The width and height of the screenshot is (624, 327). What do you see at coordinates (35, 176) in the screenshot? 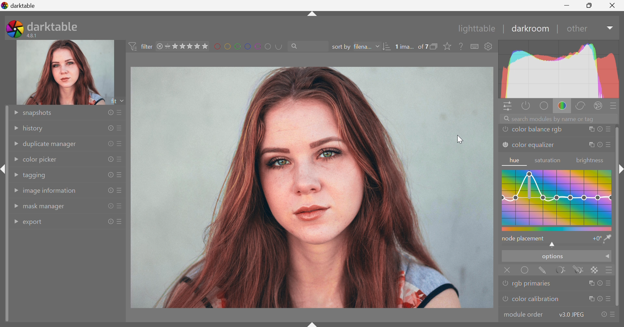
I see `tagging` at bounding box center [35, 176].